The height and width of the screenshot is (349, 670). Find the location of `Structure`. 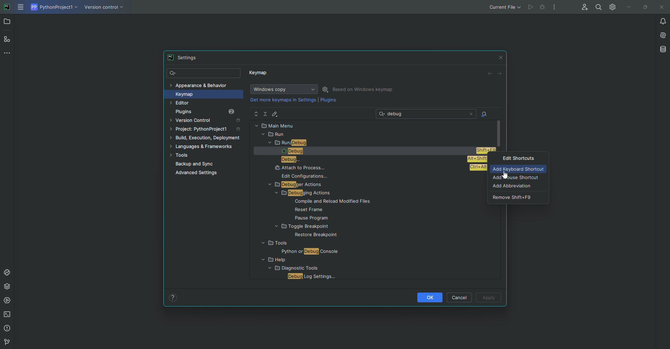

Structure is located at coordinates (8, 39).